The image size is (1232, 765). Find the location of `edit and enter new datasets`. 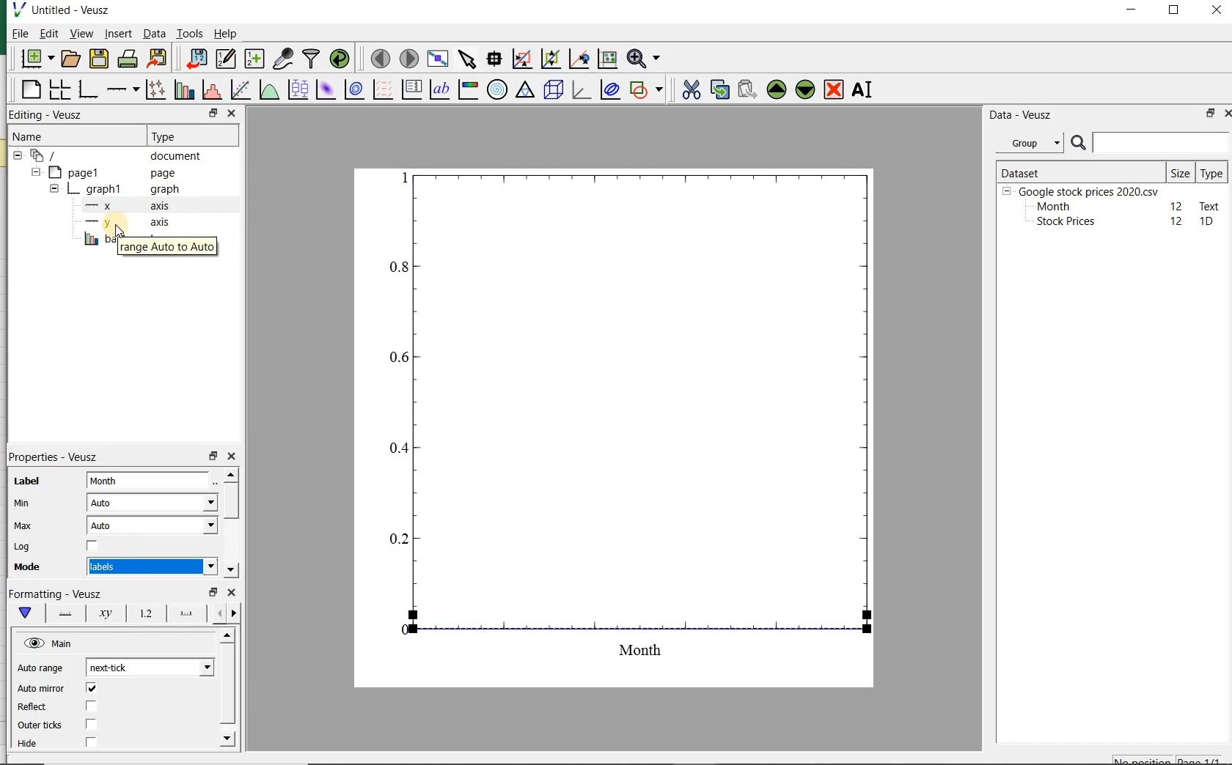

edit and enter new datasets is located at coordinates (225, 59).